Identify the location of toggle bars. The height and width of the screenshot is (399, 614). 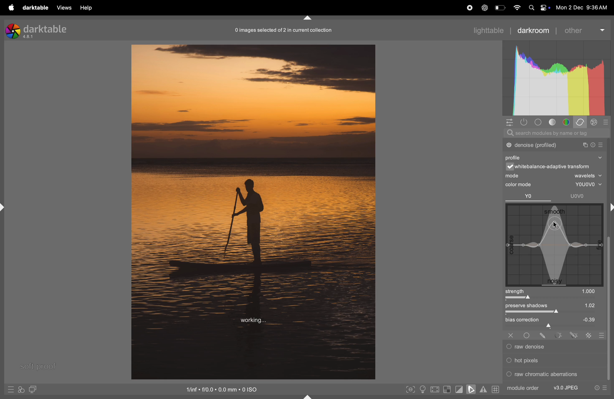
(555, 313).